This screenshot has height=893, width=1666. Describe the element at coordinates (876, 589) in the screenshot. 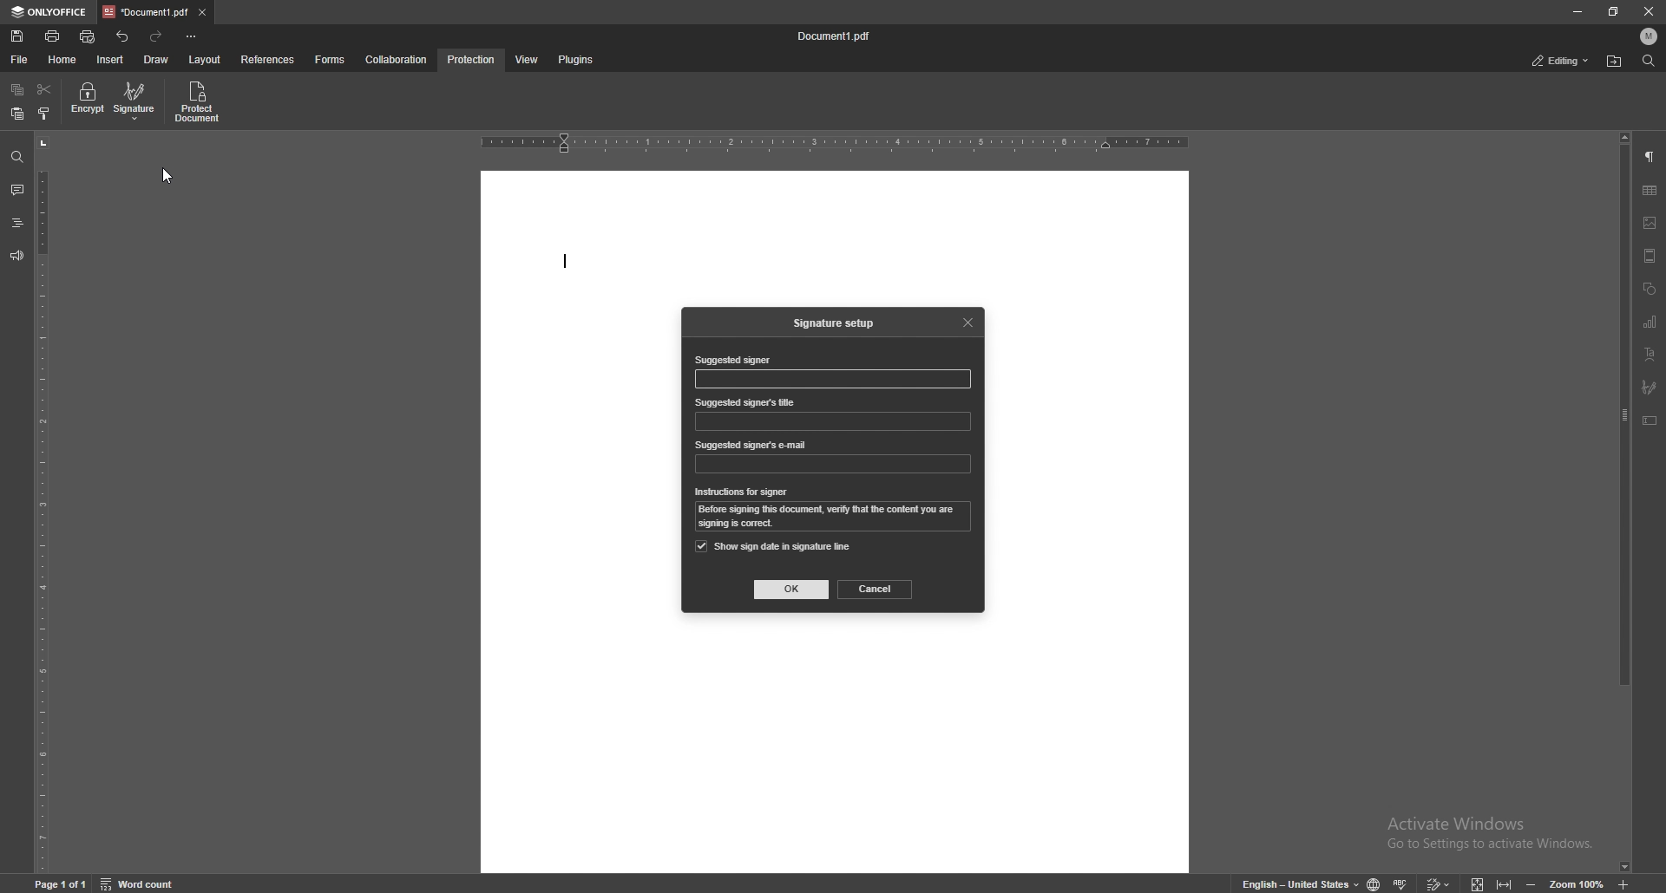

I see `cancel` at that location.